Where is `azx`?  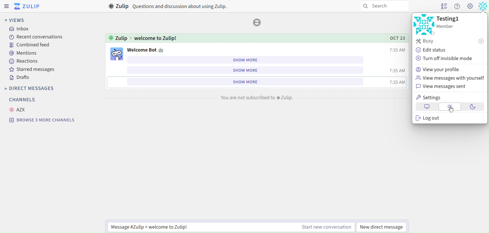 azx is located at coordinates (20, 109).